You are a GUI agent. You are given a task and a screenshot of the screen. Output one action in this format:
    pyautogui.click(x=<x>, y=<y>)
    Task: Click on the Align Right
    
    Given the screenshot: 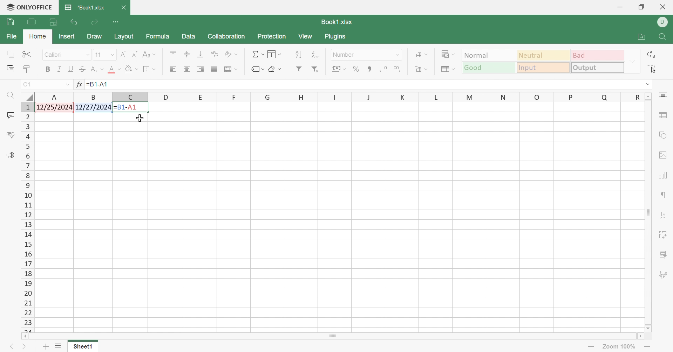 What is the action you would take?
    pyautogui.click(x=200, y=69)
    